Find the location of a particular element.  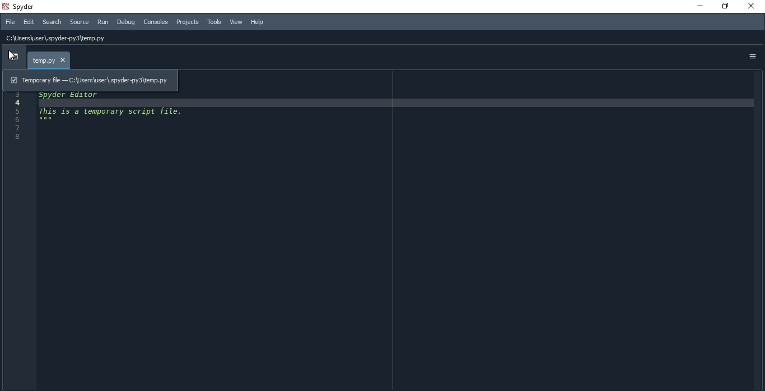

Projects is located at coordinates (188, 22).